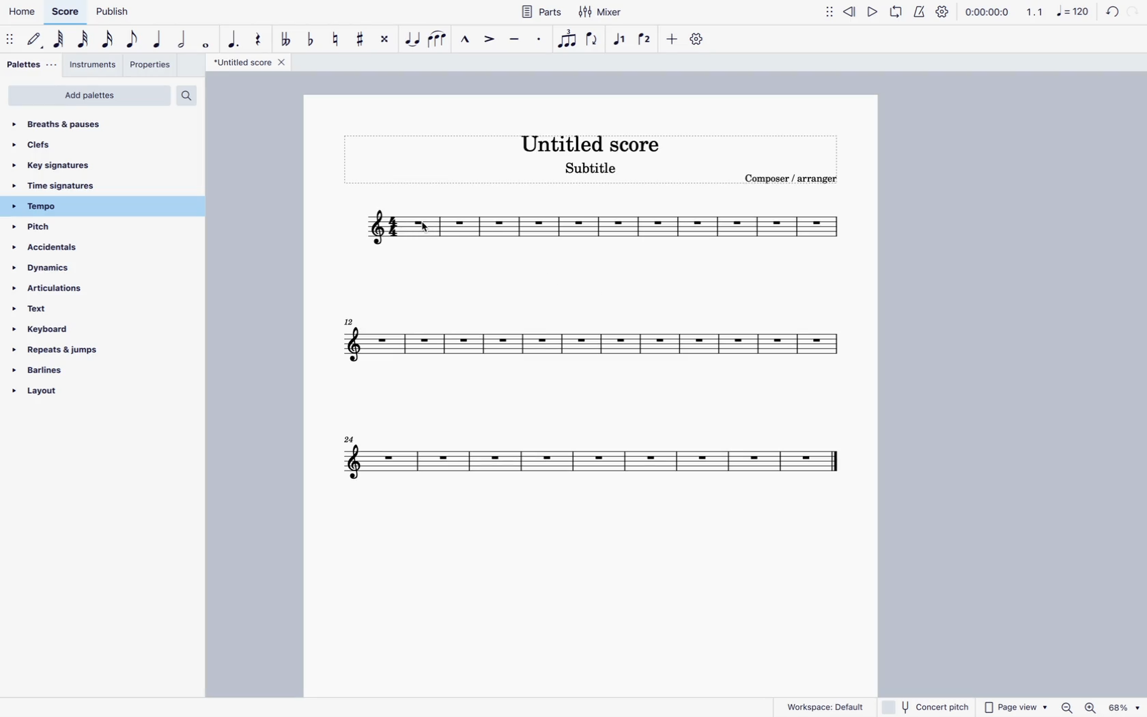  Describe the element at coordinates (286, 36) in the screenshot. I see `double toggle flat` at that location.